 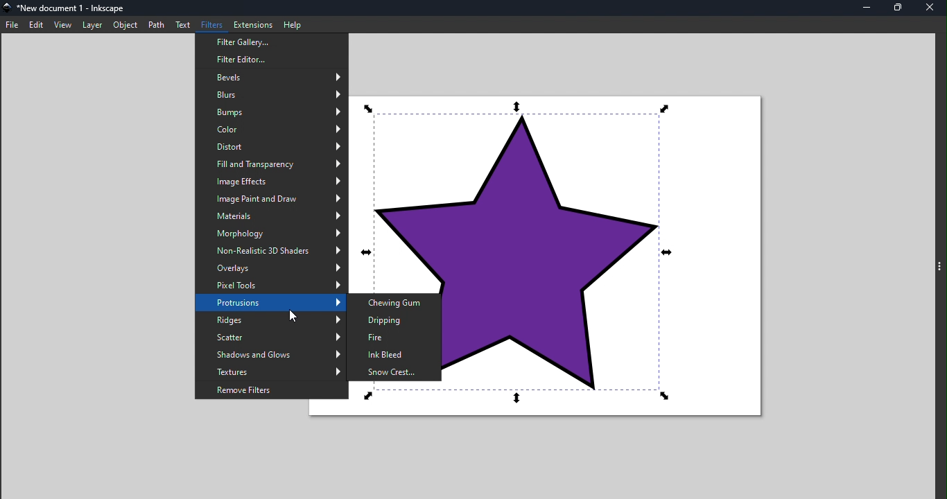 What do you see at coordinates (62, 24) in the screenshot?
I see `View` at bounding box center [62, 24].